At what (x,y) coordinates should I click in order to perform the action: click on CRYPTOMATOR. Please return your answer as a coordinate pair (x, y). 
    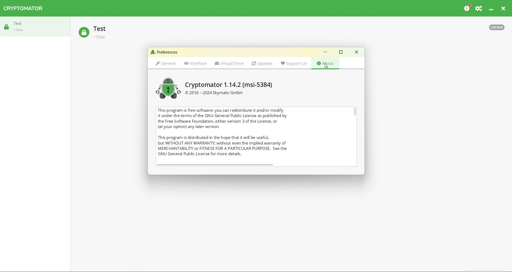
    Looking at the image, I should click on (25, 8).